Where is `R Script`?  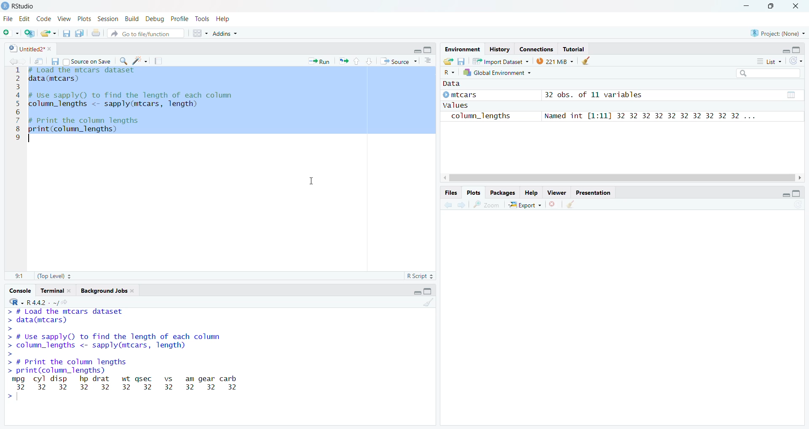 R Script is located at coordinates (421, 276).